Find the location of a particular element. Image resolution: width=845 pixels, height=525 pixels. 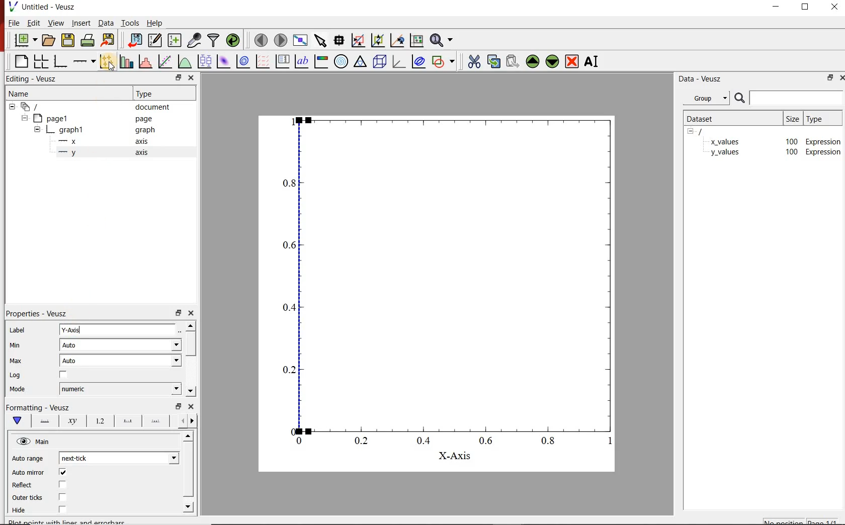

Expression is located at coordinates (823, 152).